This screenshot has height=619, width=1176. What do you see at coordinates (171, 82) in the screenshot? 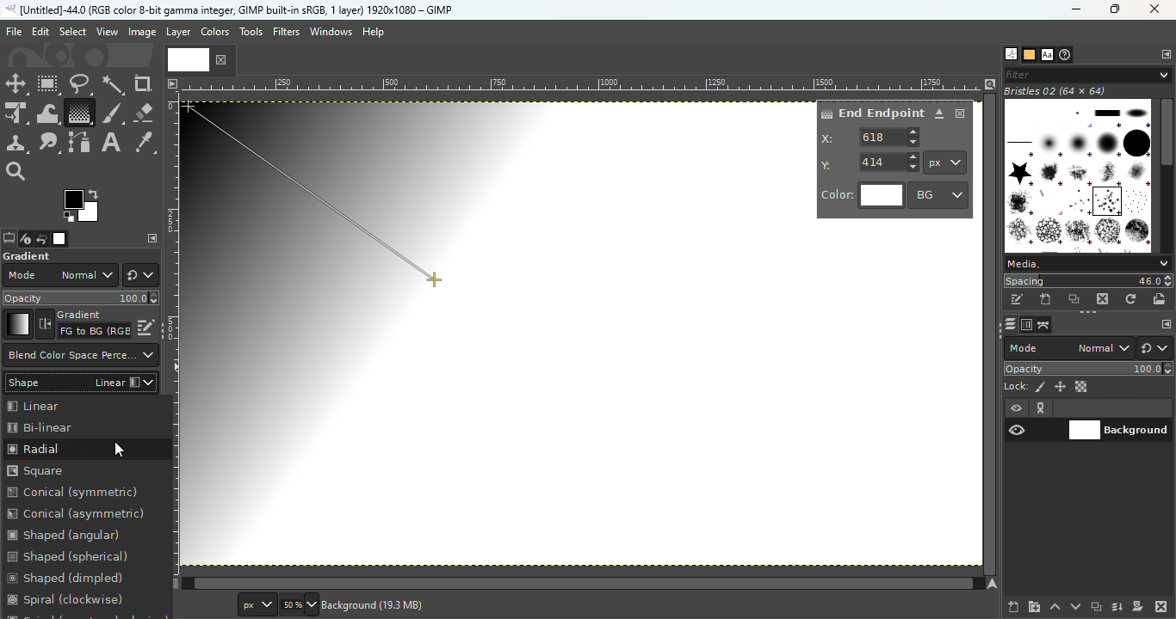
I see `Access the image menu` at bounding box center [171, 82].